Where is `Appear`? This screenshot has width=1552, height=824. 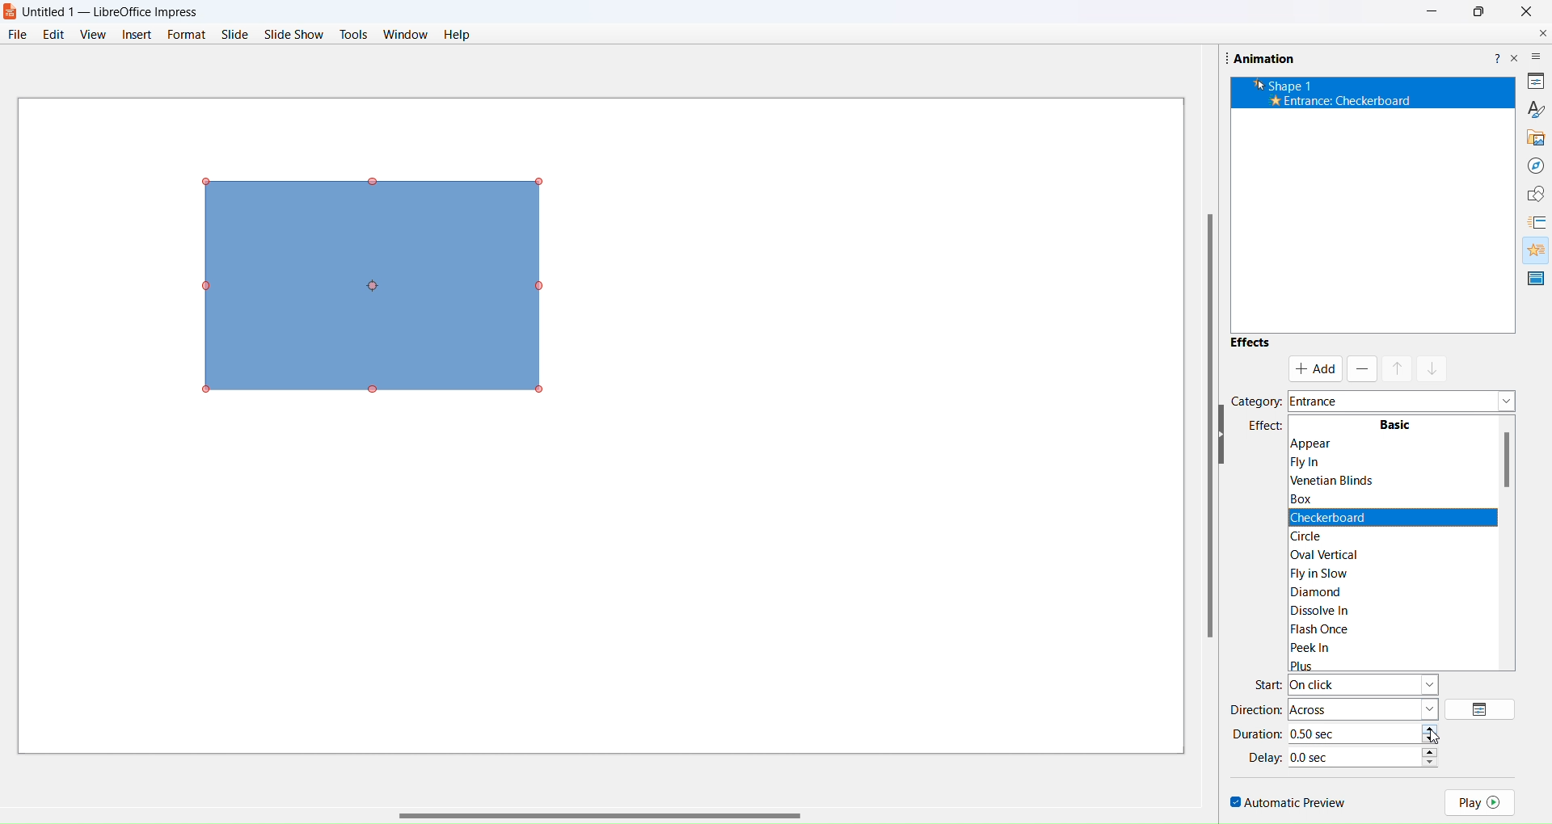 Appear is located at coordinates (1359, 444).